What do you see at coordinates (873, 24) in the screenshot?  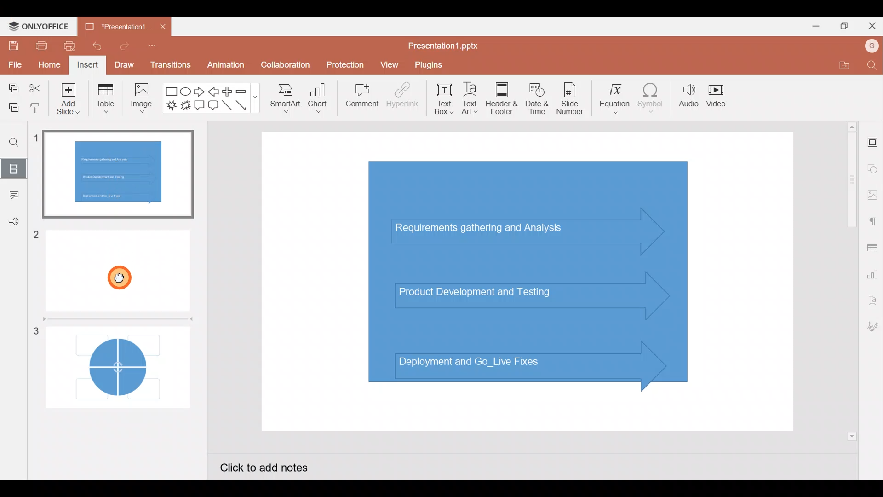 I see `Close` at bounding box center [873, 24].